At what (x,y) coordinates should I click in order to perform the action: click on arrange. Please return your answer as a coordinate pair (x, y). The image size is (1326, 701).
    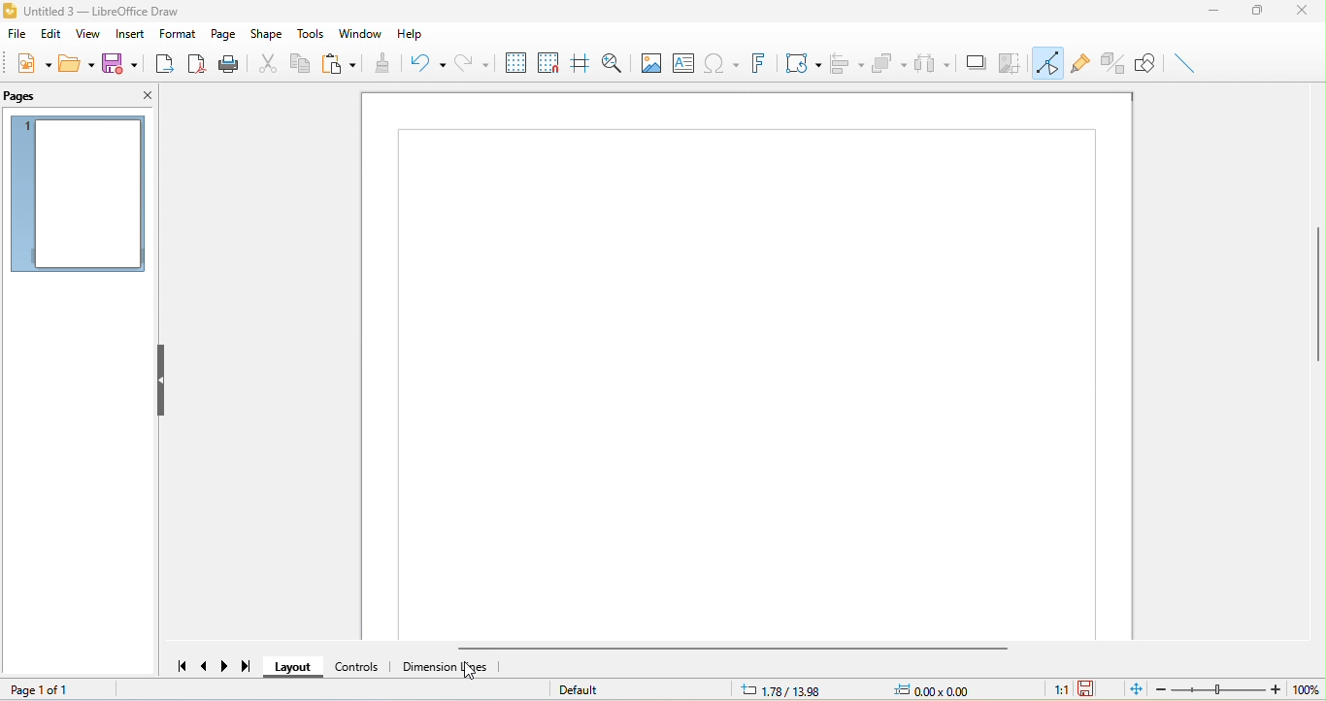
    Looking at the image, I should click on (890, 62).